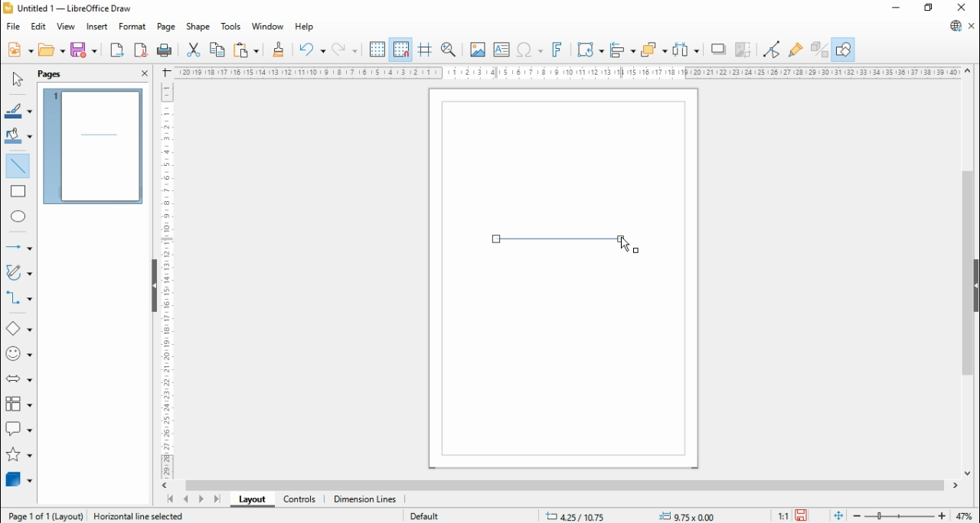 The image size is (980, 523). I want to click on curves and polygons, so click(20, 271).